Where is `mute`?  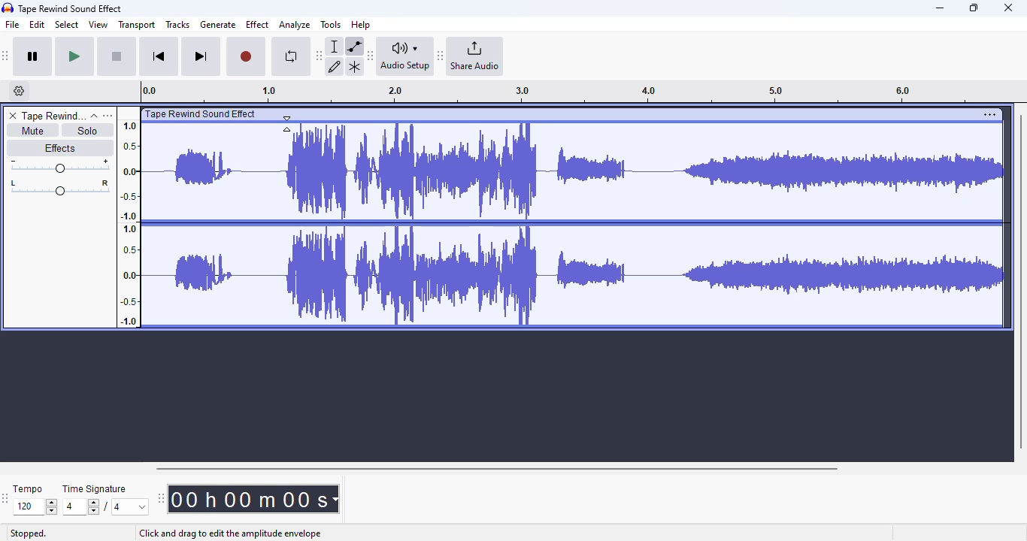 mute is located at coordinates (32, 131).